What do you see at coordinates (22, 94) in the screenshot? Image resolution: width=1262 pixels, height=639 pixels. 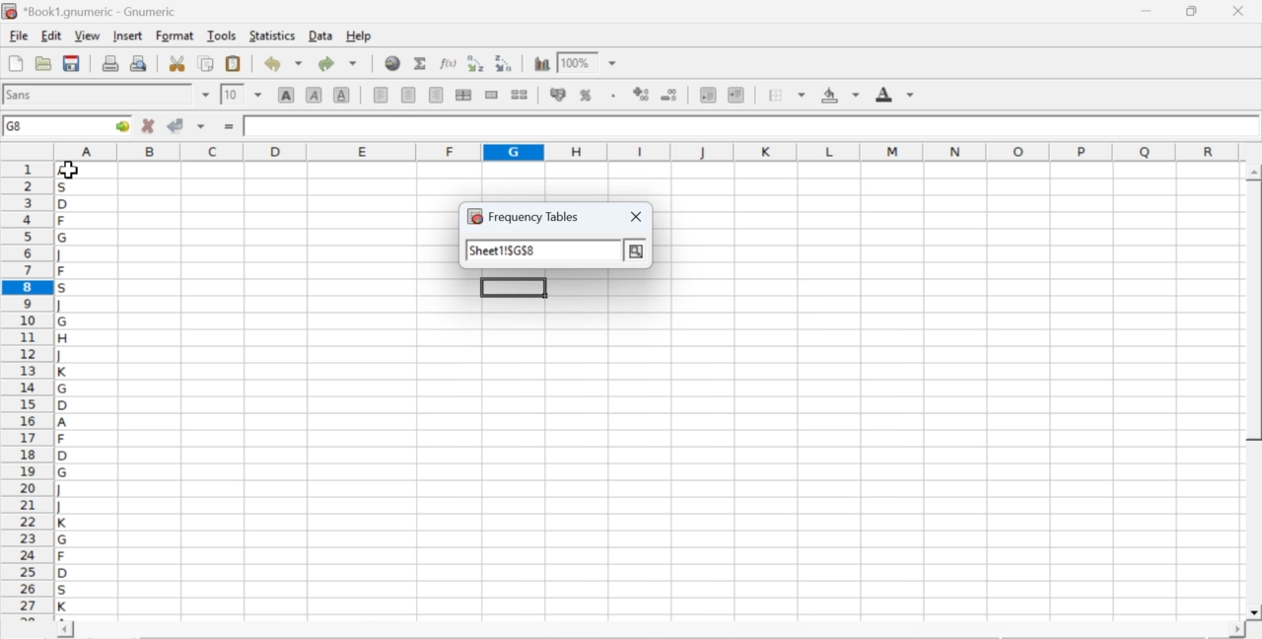 I see `font` at bounding box center [22, 94].